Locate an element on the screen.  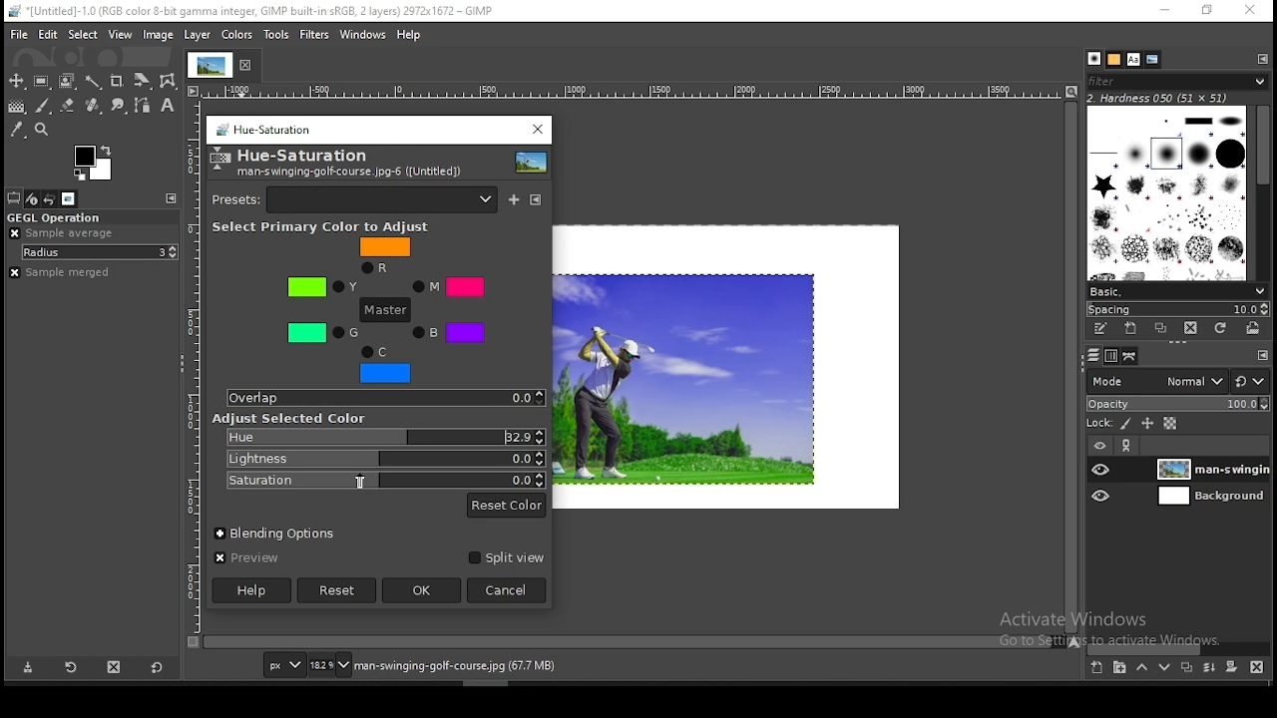
B is located at coordinates (451, 332).